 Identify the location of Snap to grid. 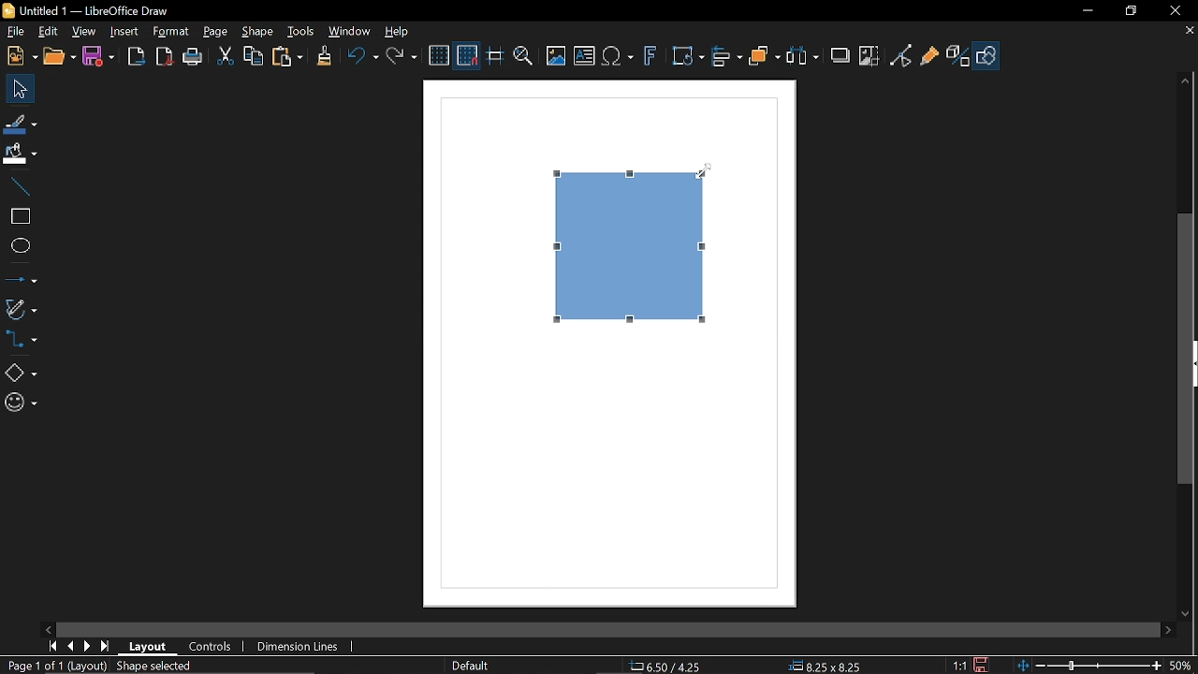
(468, 57).